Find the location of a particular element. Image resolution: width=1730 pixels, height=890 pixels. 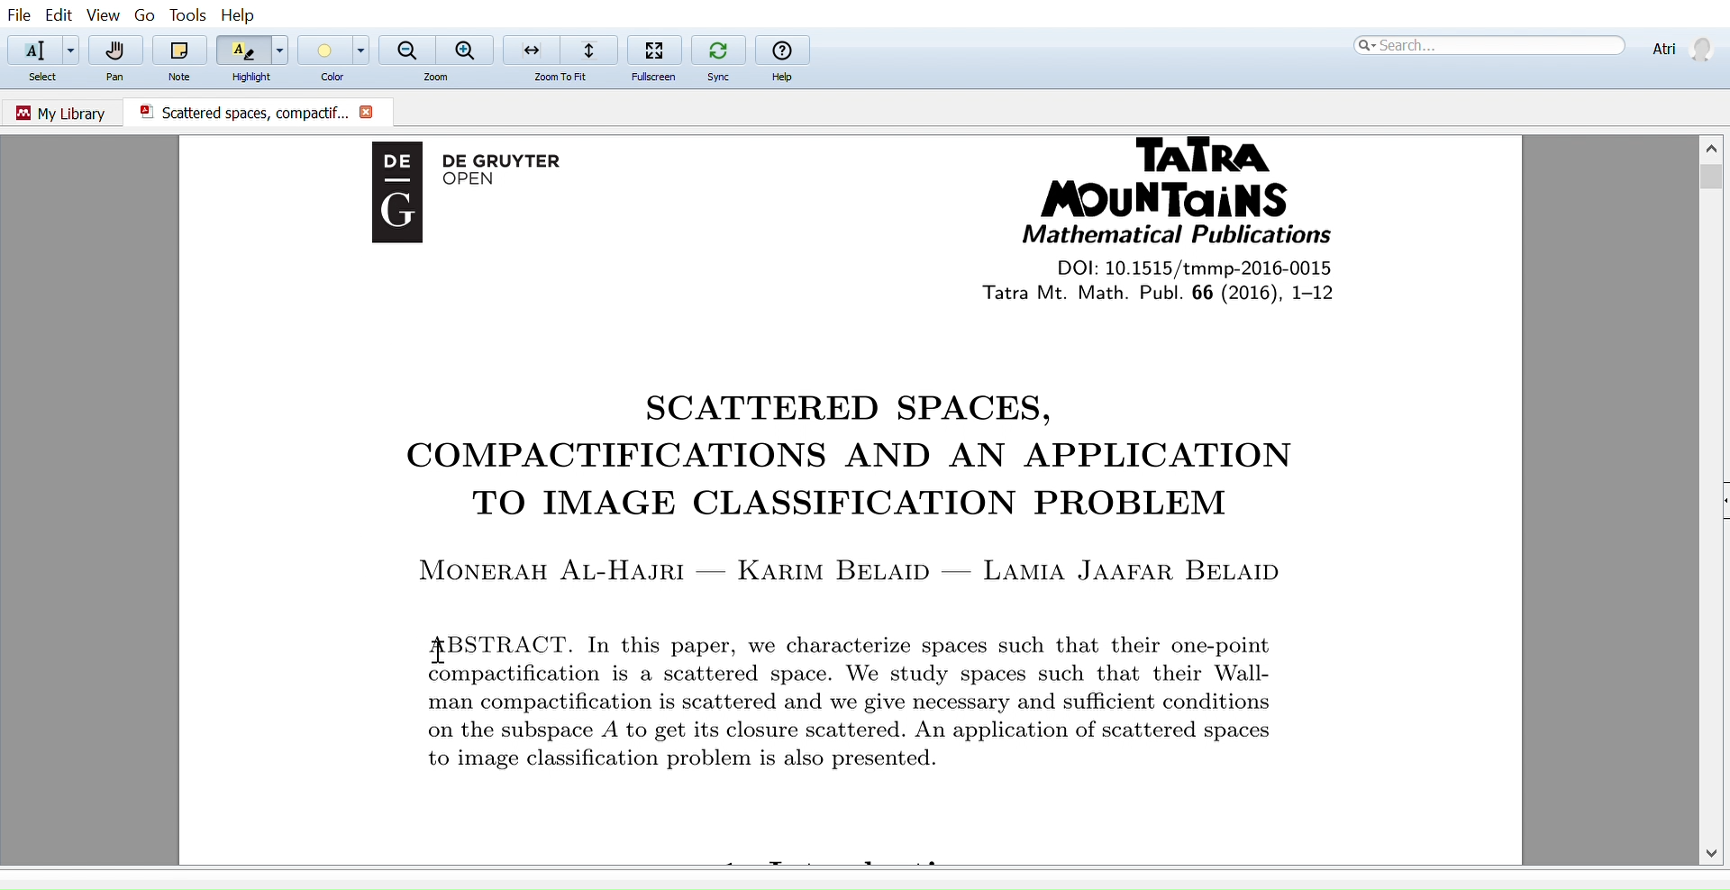

Note is located at coordinates (180, 50).